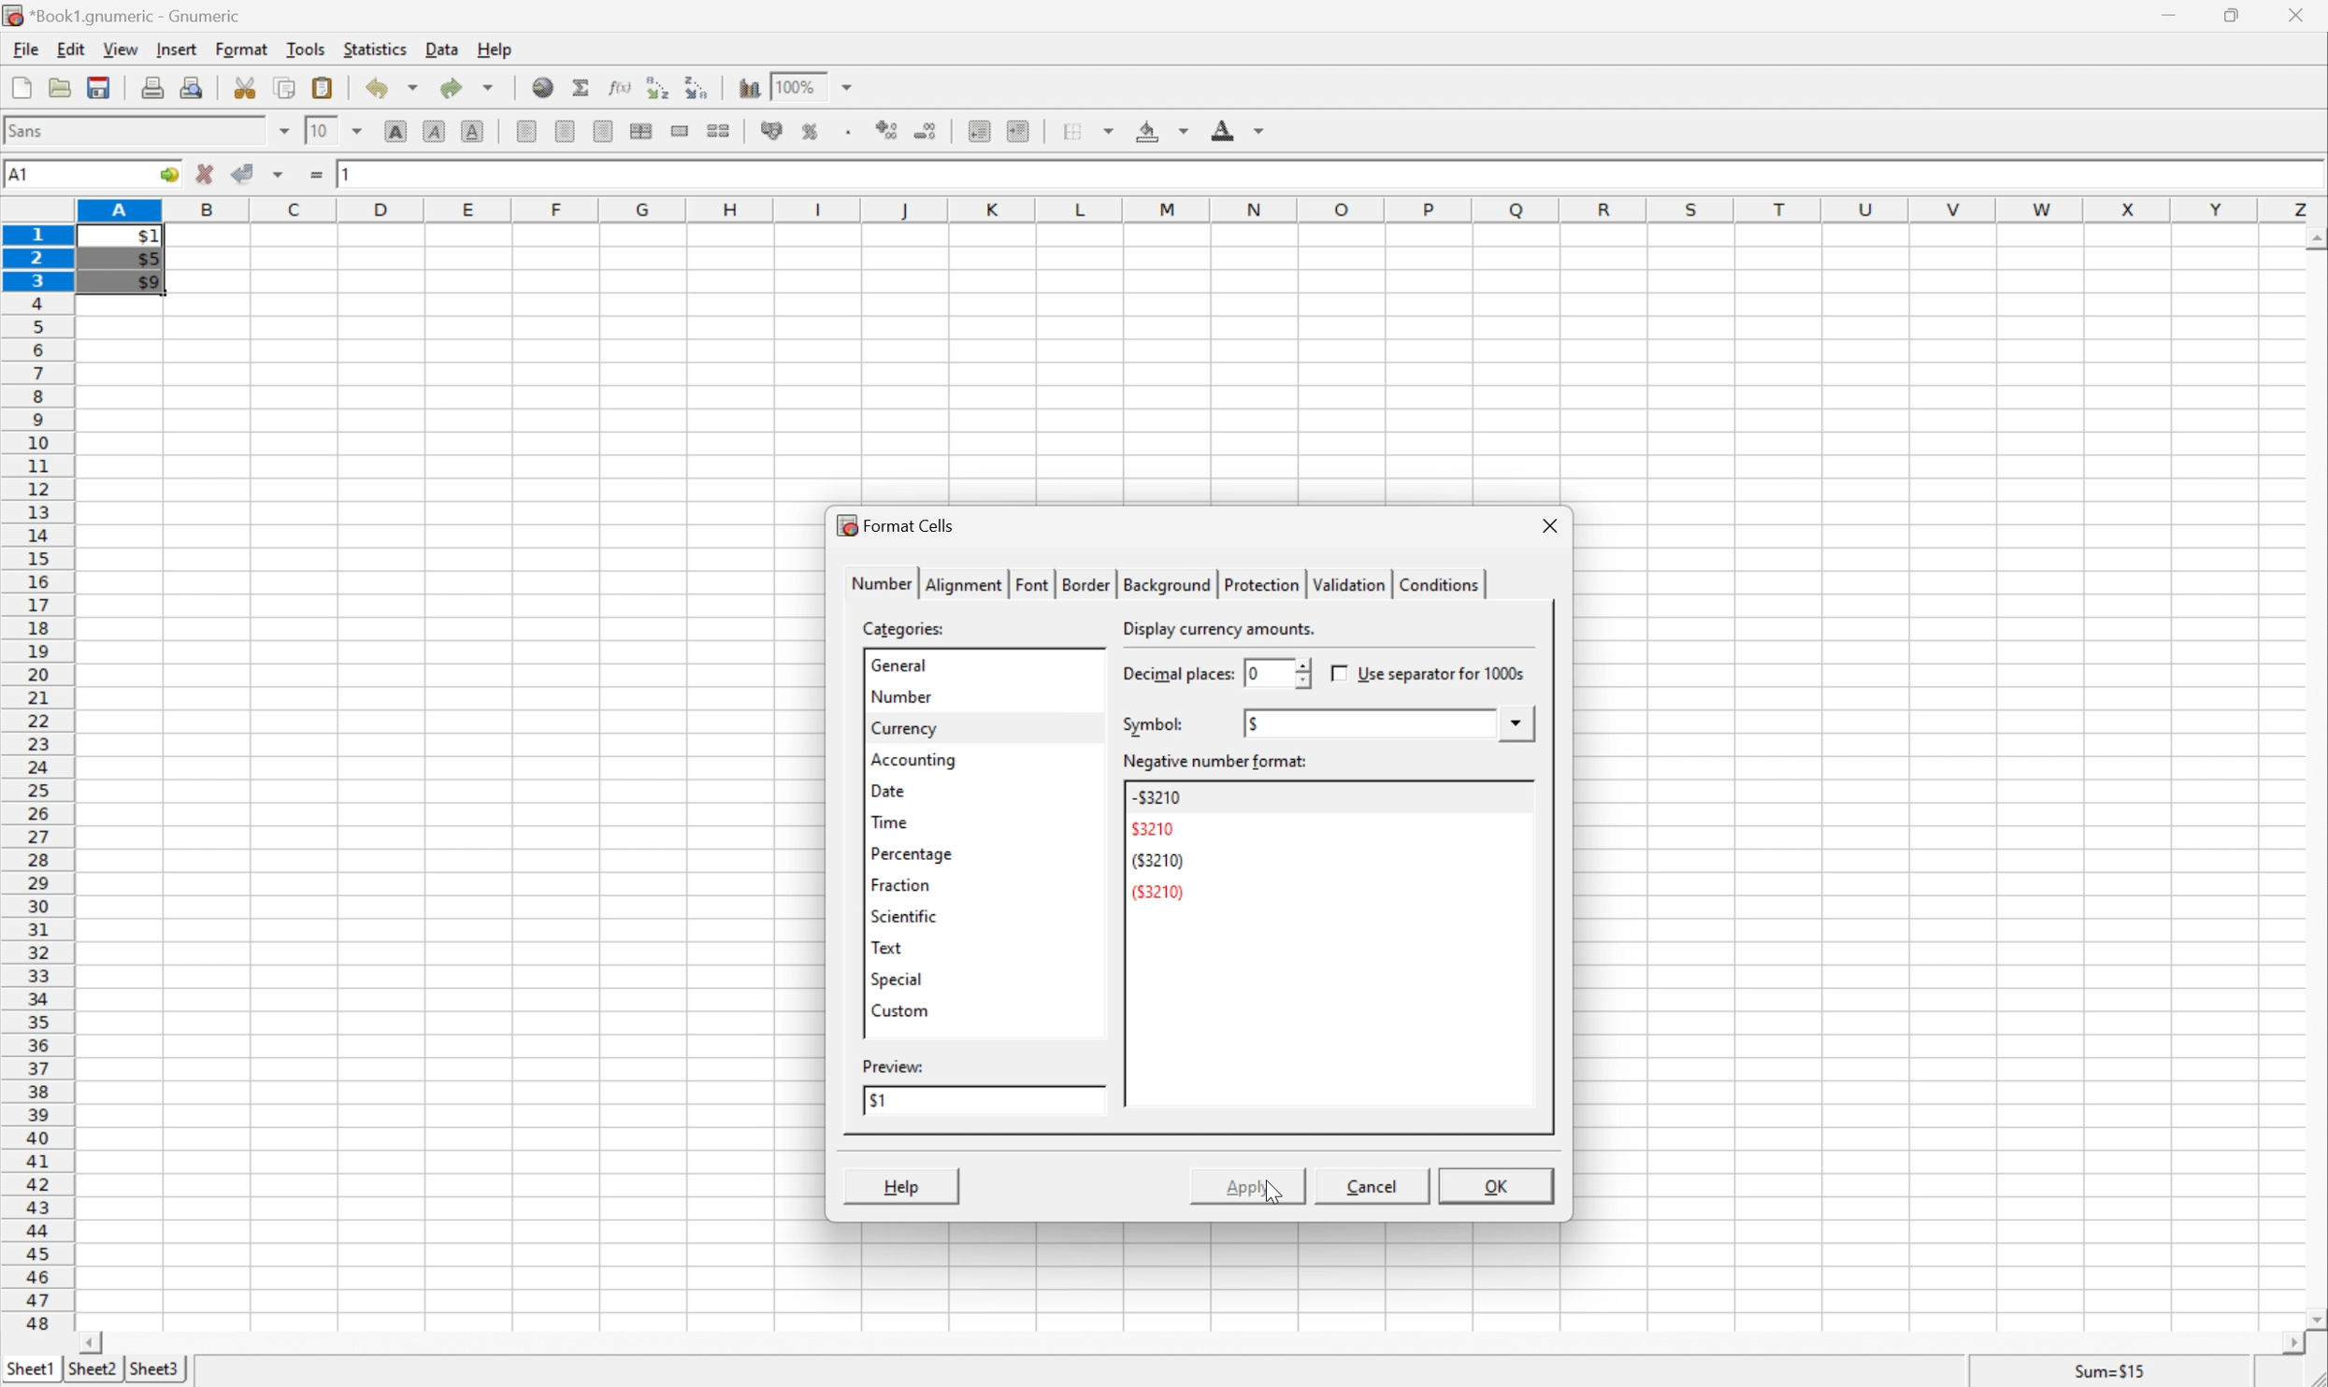 The height and width of the screenshot is (1387, 2328). What do you see at coordinates (2313, 1318) in the screenshot?
I see `scroll down` at bounding box center [2313, 1318].